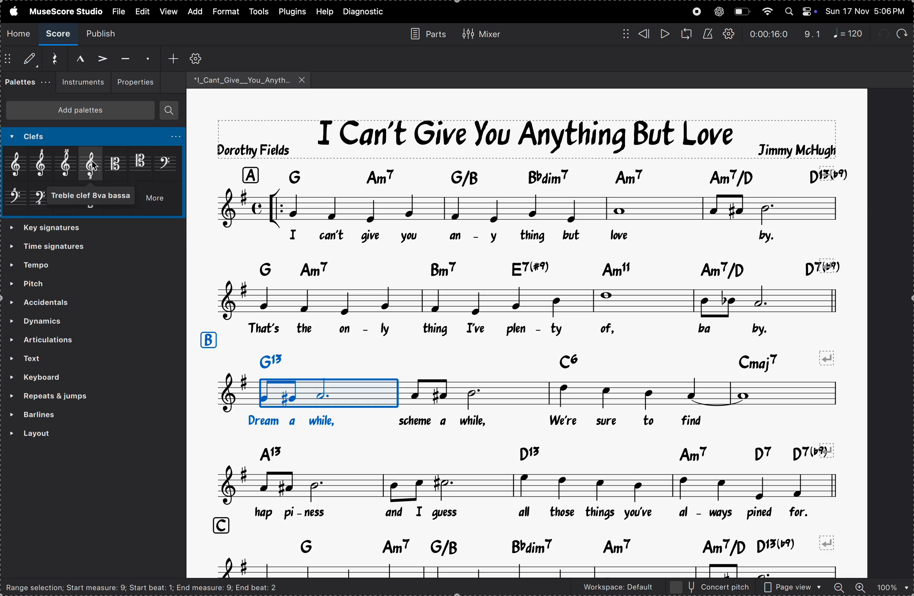  What do you see at coordinates (166, 162) in the screenshot?
I see `bass clef` at bounding box center [166, 162].